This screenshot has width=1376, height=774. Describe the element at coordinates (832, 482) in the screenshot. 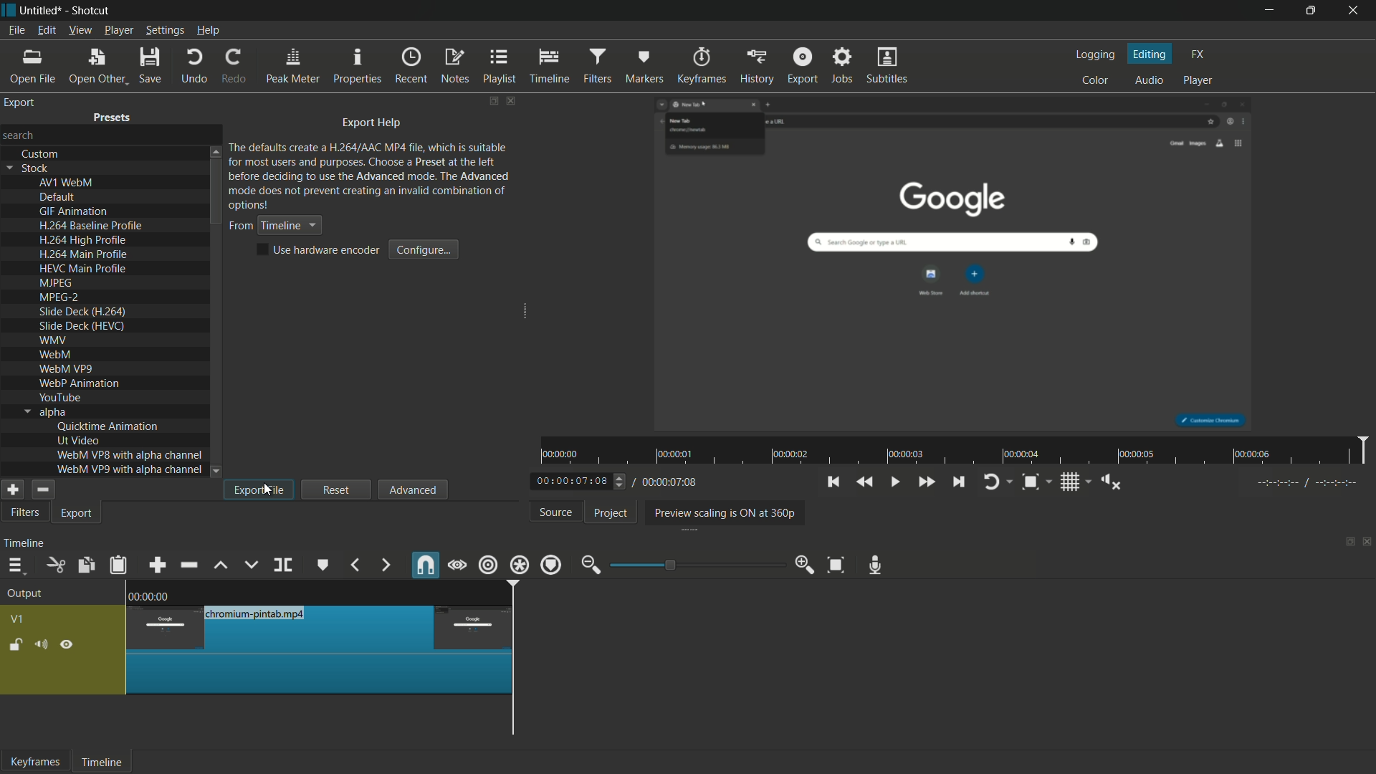

I see `skip to the previous point` at that location.